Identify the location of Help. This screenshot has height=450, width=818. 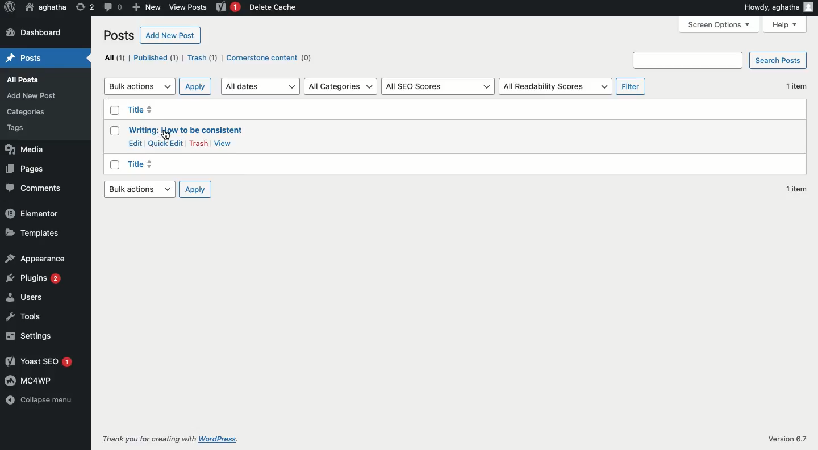
(786, 24).